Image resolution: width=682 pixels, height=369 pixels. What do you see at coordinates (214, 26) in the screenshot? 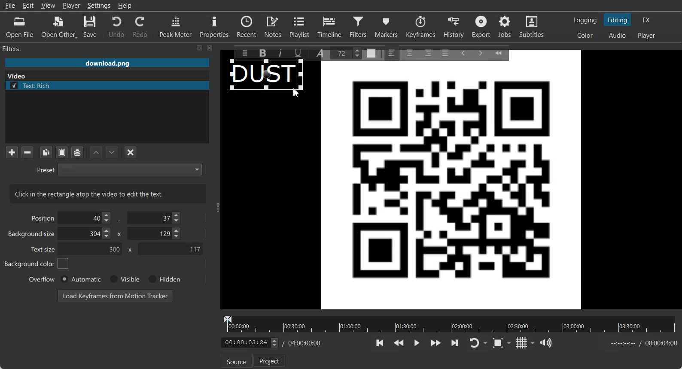
I see `Properties` at bounding box center [214, 26].